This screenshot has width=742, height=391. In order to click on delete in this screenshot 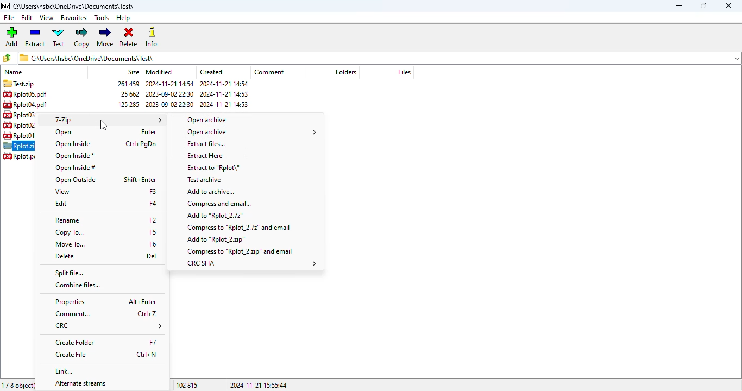, I will do `click(129, 37)`.